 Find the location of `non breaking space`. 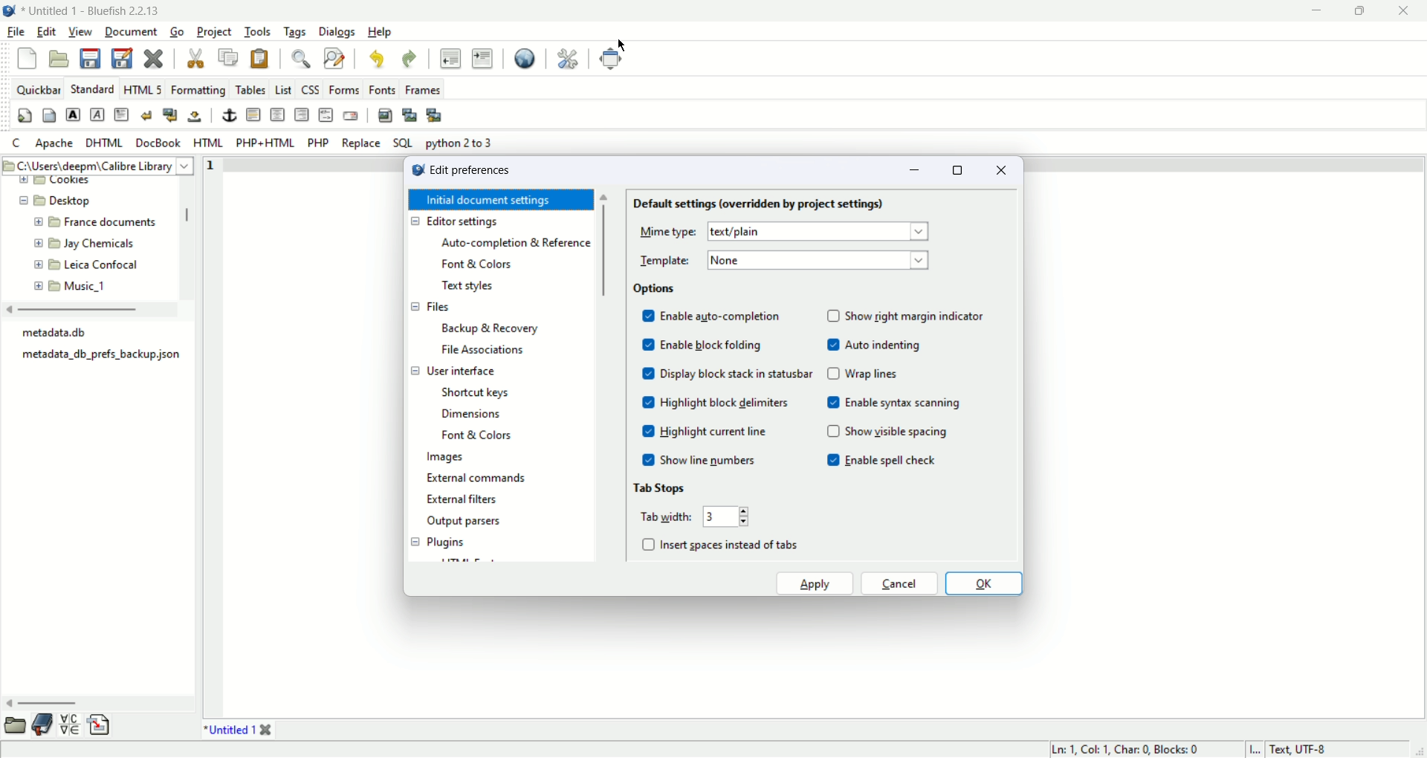

non breaking space is located at coordinates (195, 115).